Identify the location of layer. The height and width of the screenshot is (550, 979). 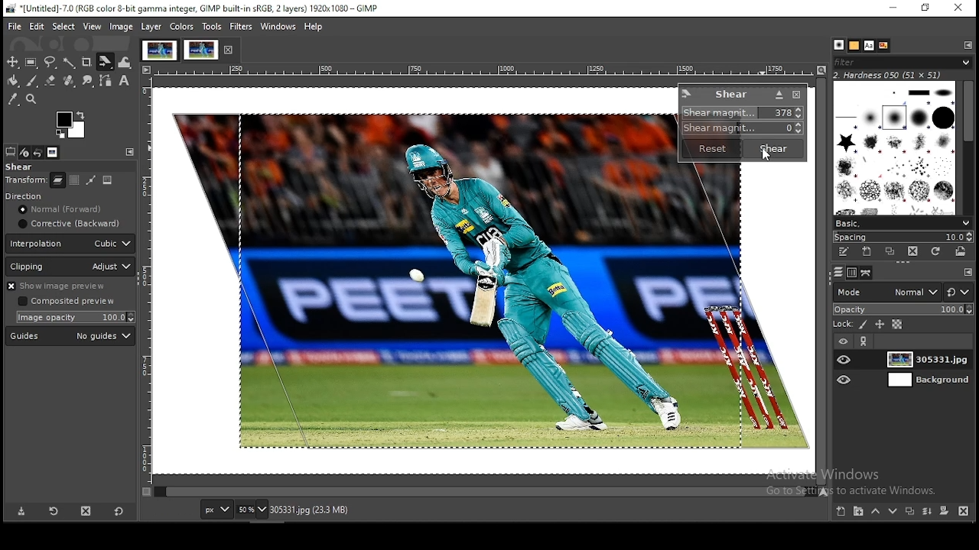
(151, 27).